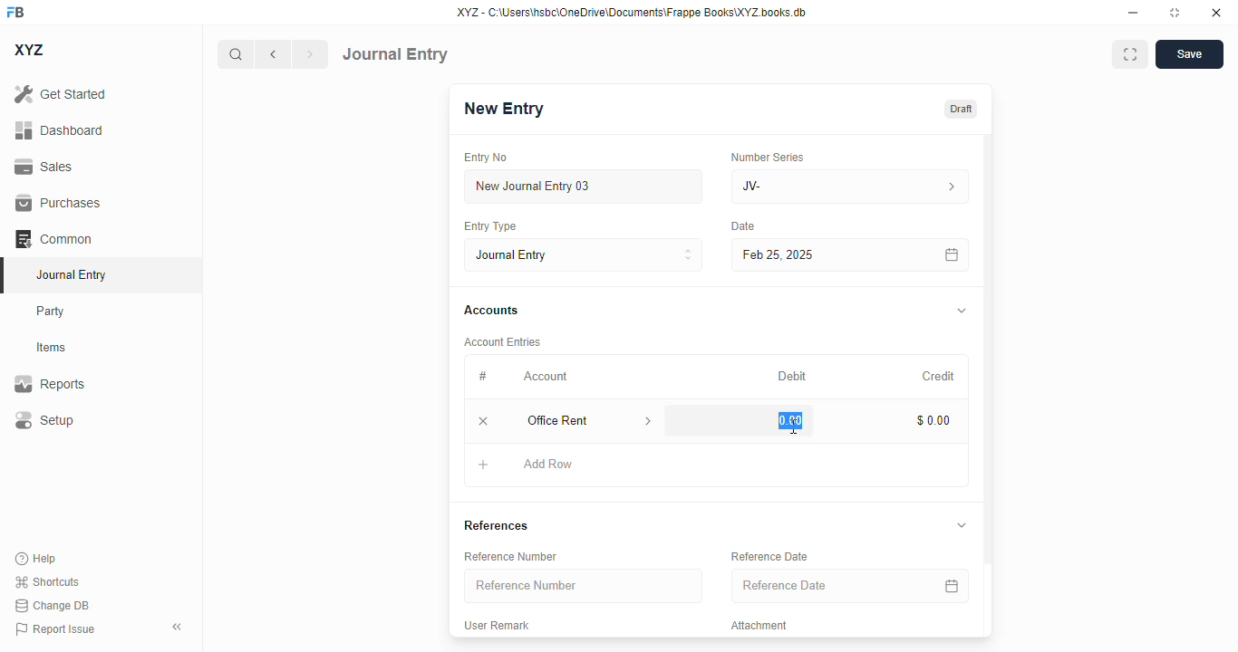 The image size is (1238, 652). What do you see at coordinates (793, 378) in the screenshot?
I see `debit` at bounding box center [793, 378].